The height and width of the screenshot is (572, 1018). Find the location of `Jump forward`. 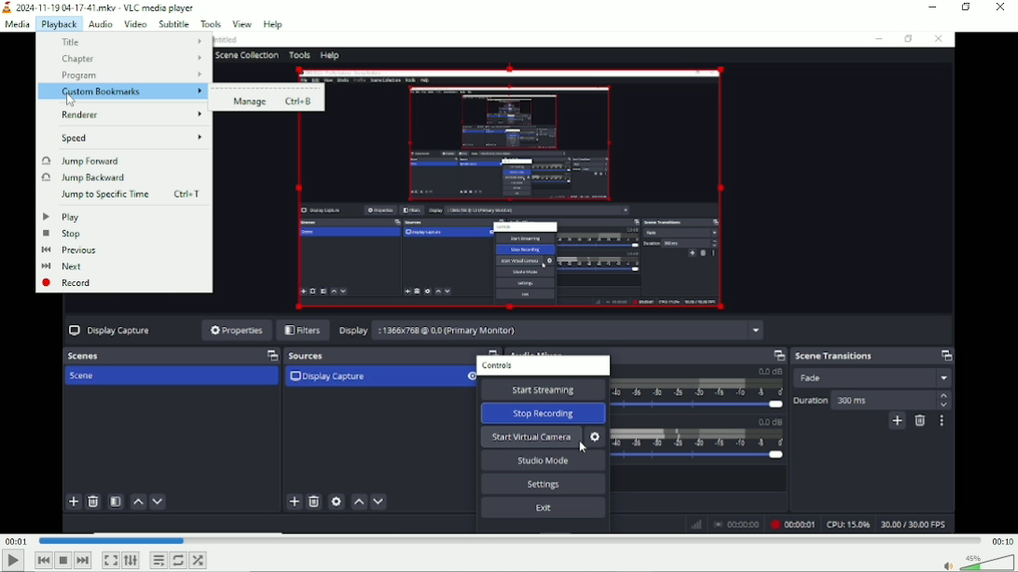

Jump forward is located at coordinates (80, 160).